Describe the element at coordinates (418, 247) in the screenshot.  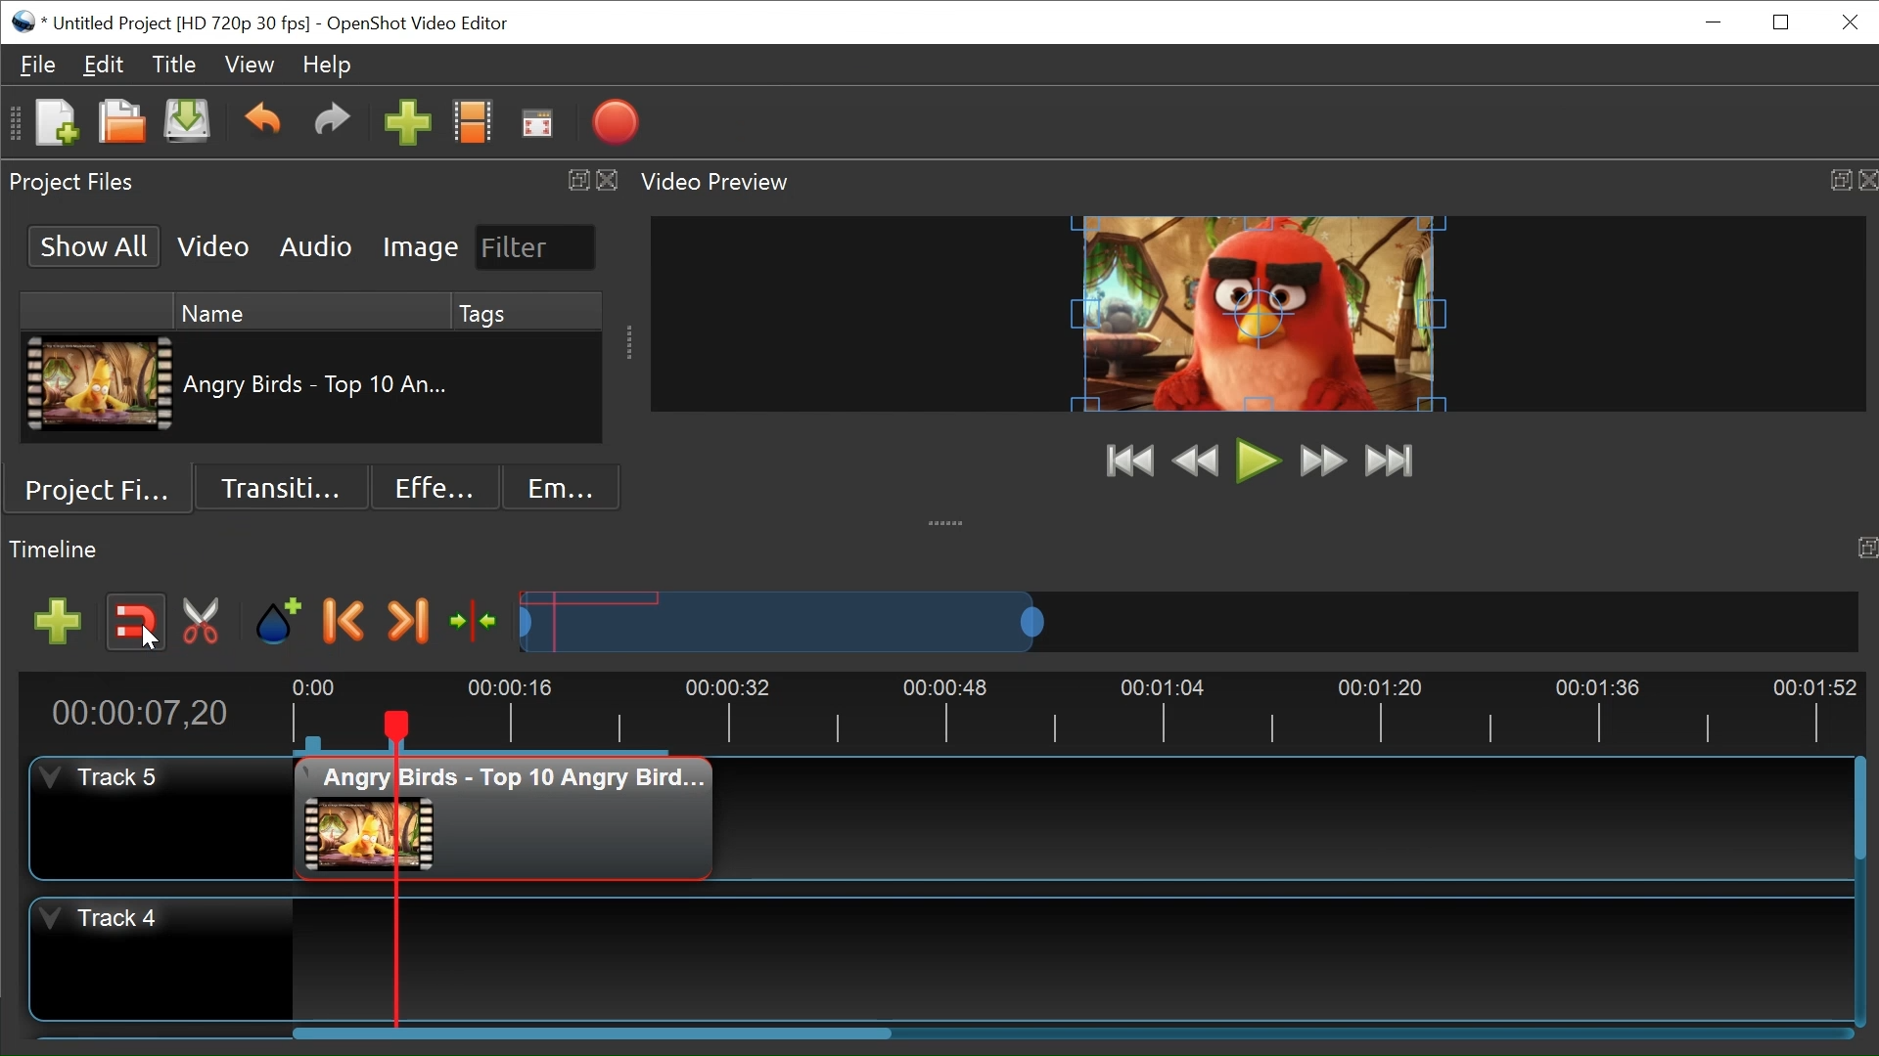
I see `Image` at that location.